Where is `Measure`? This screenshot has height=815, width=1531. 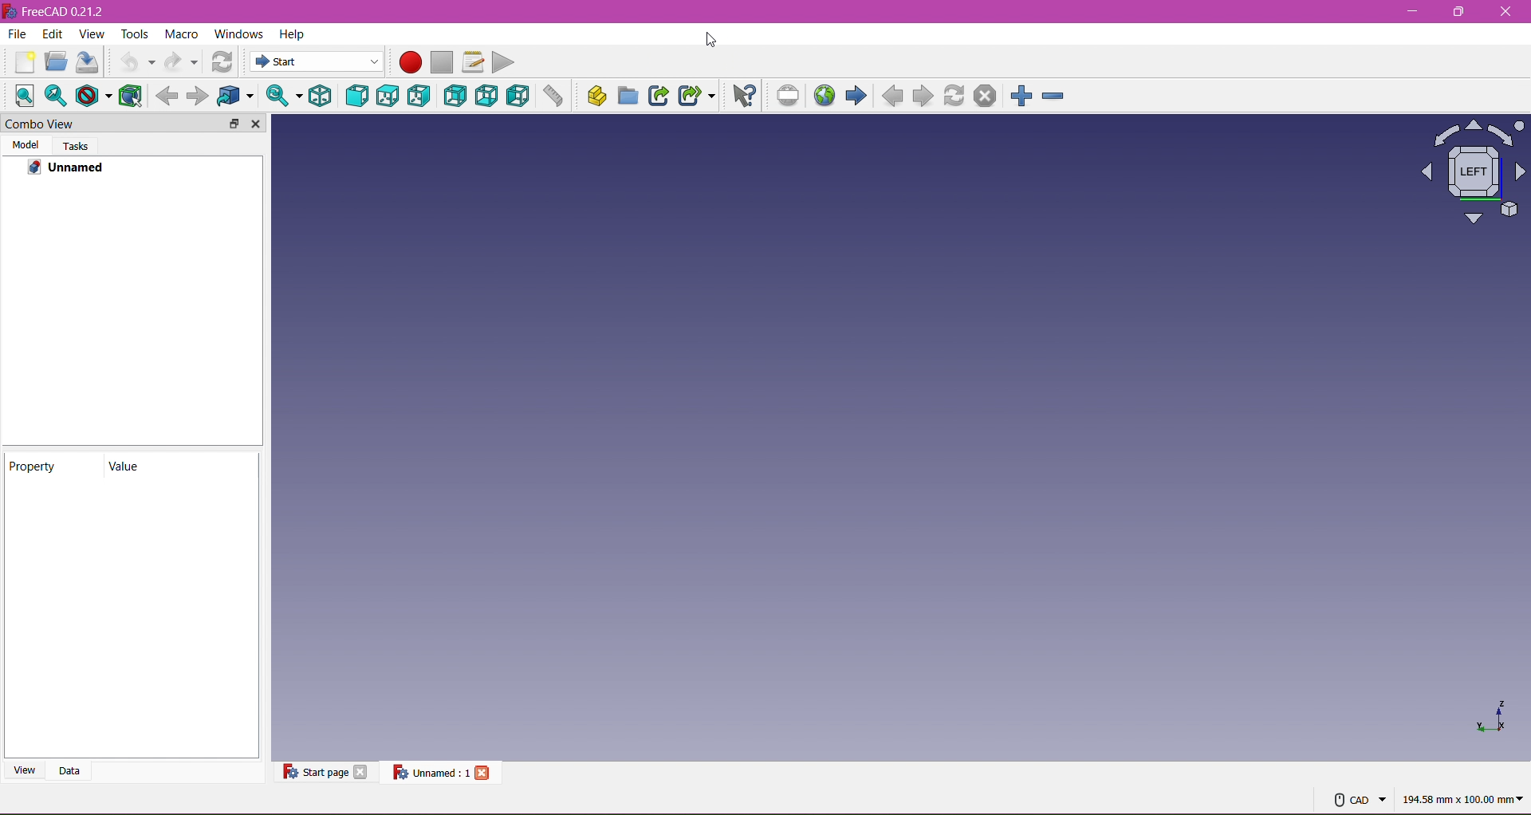 Measure is located at coordinates (553, 96).